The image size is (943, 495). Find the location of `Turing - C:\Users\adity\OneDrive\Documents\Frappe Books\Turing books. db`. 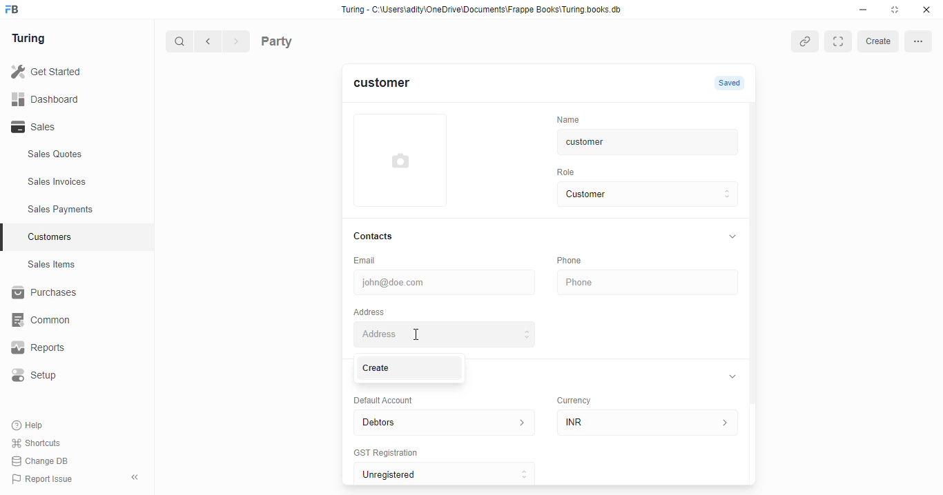

Turing - C:\Users\adity\OneDrive\Documents\Frappe Books\Turing books. db is located at coordinates (485, 11).